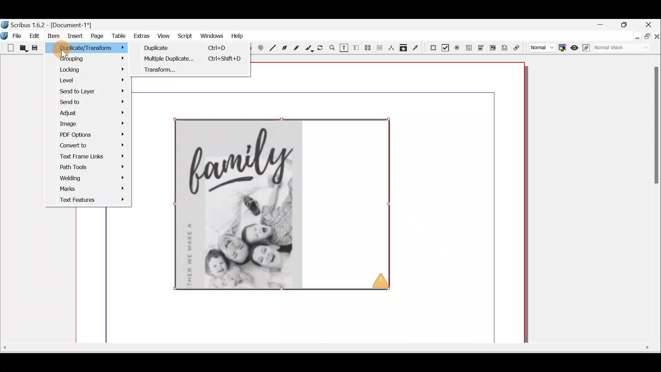  Describe the element at coordinates (417, 48) in the screenshot. I see `Eye dropper` at that location.